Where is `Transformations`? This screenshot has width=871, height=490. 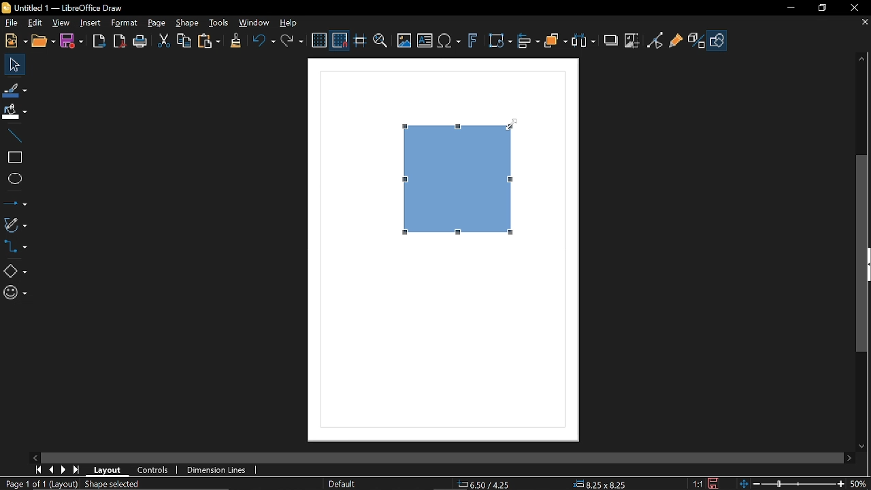
Transformations is located at coordinates (500, 42).